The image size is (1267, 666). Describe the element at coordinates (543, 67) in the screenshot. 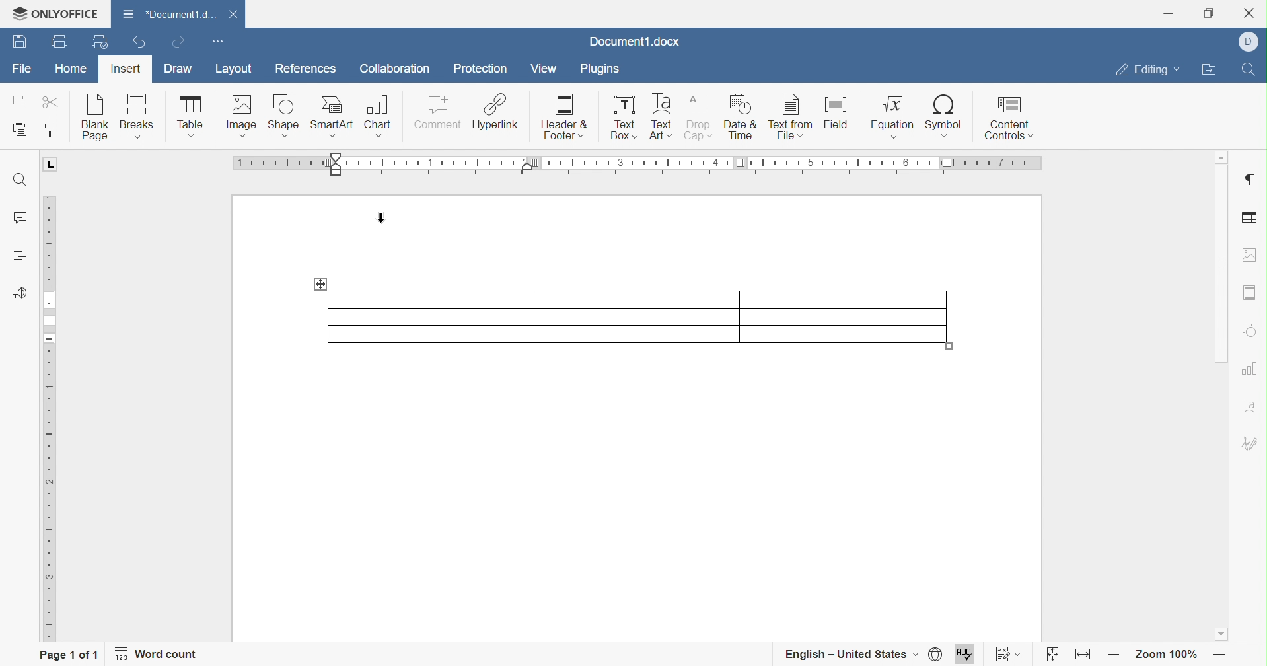

I see `View` at that location.